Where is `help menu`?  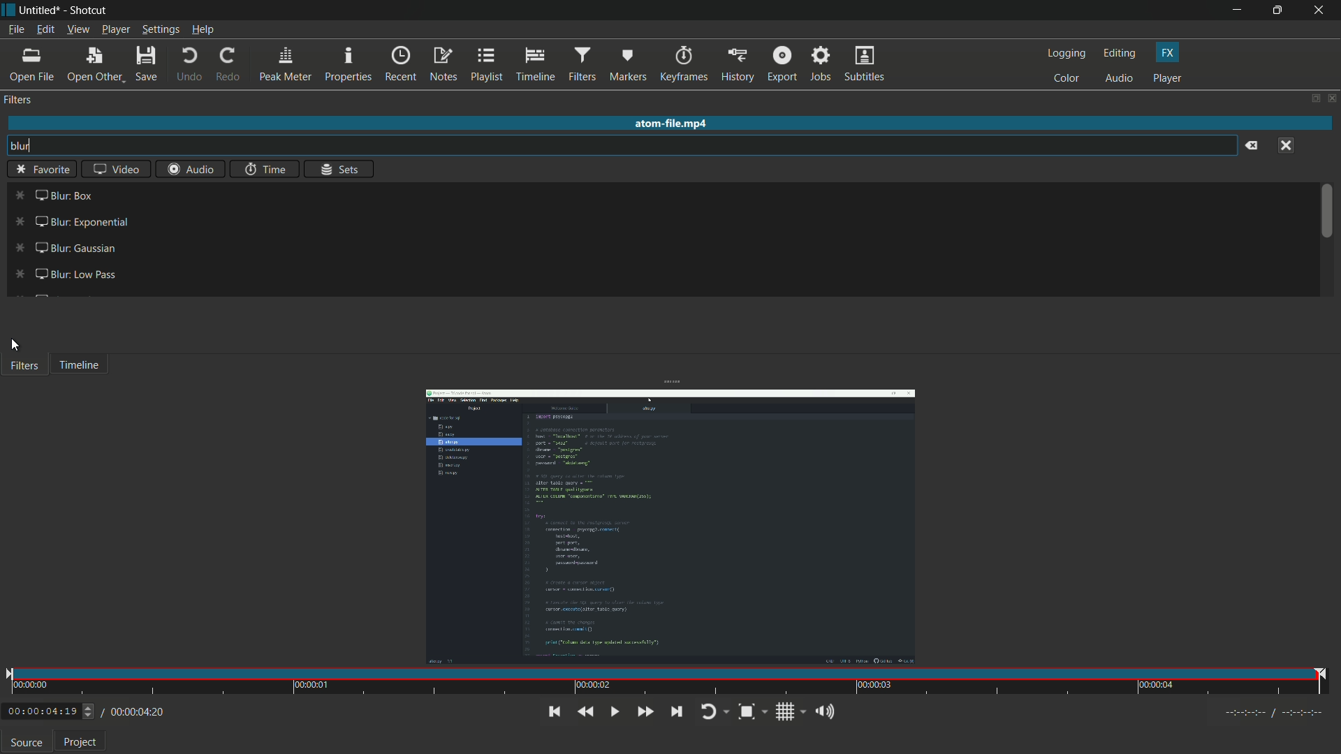
help menu is located at coordinates (205, 30).